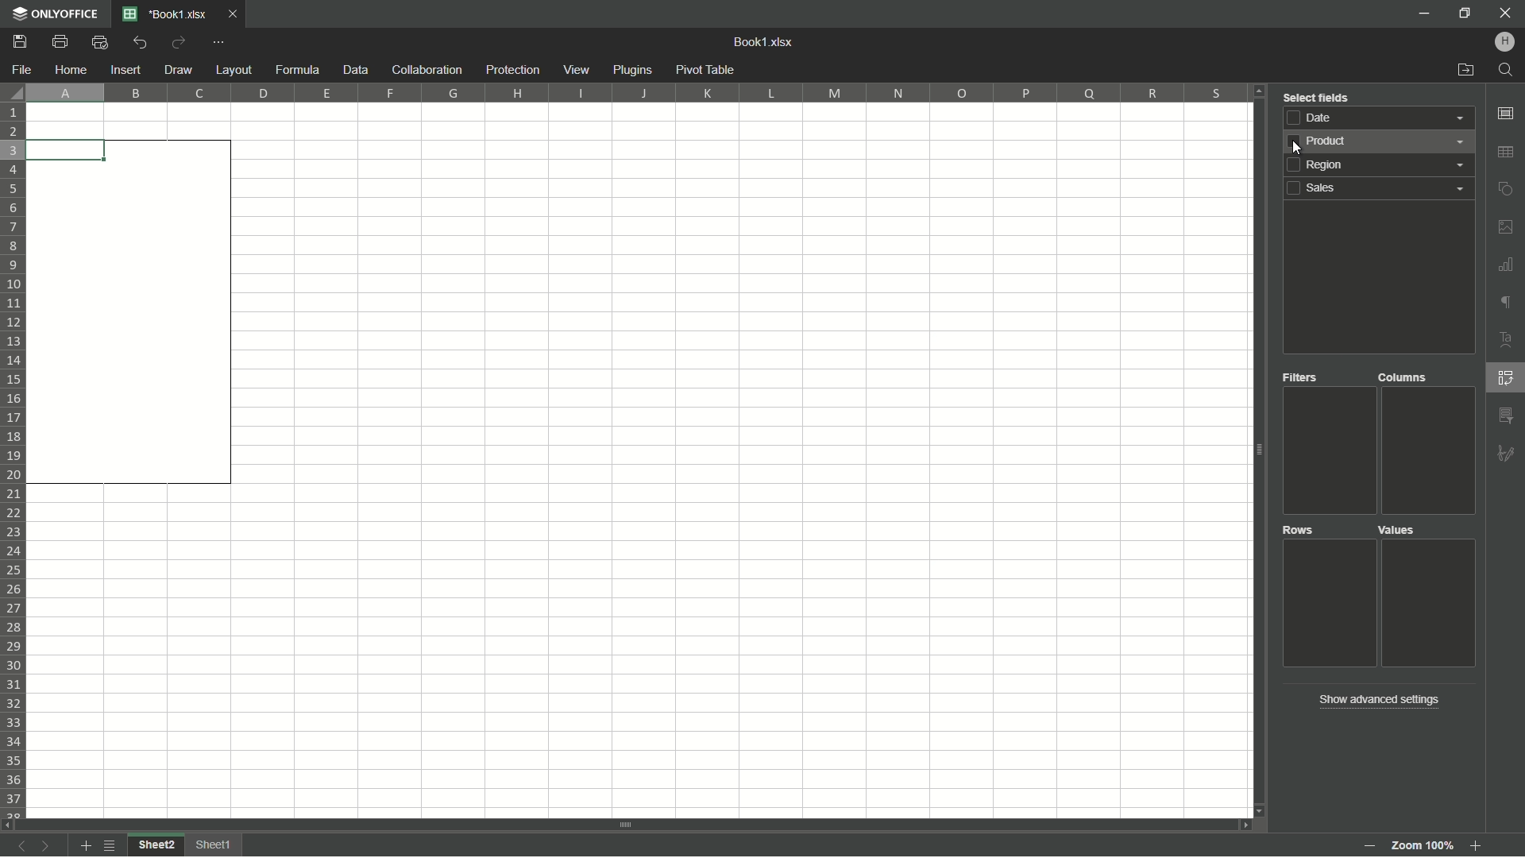 The width and height of the screenshot is (1525, 858). I want to click on text art, so click(1507, 340).